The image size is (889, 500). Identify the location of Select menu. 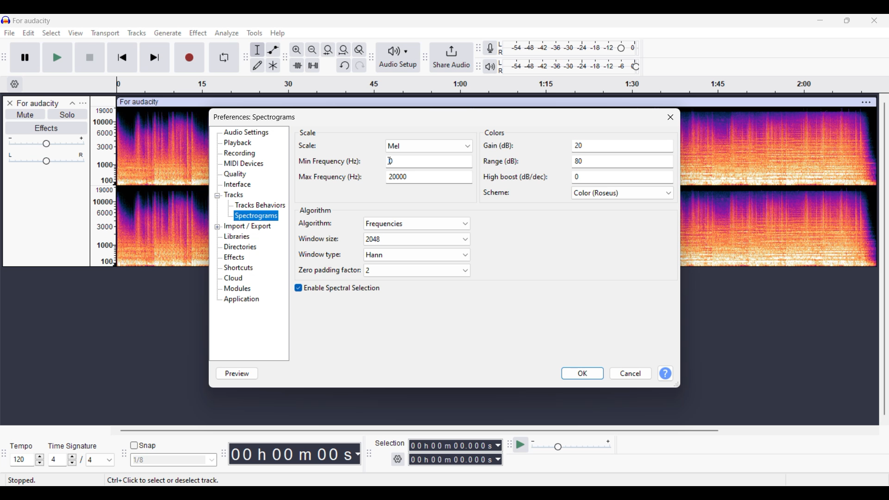
(51, 33).